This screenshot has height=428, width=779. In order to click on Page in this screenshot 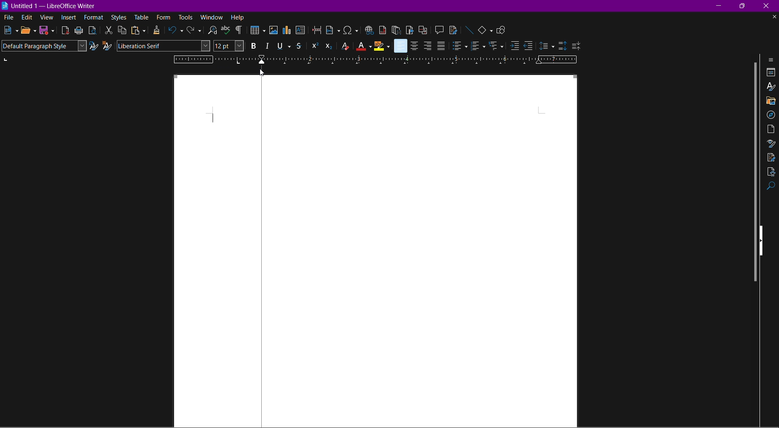, I will do `click(401, 252)`.